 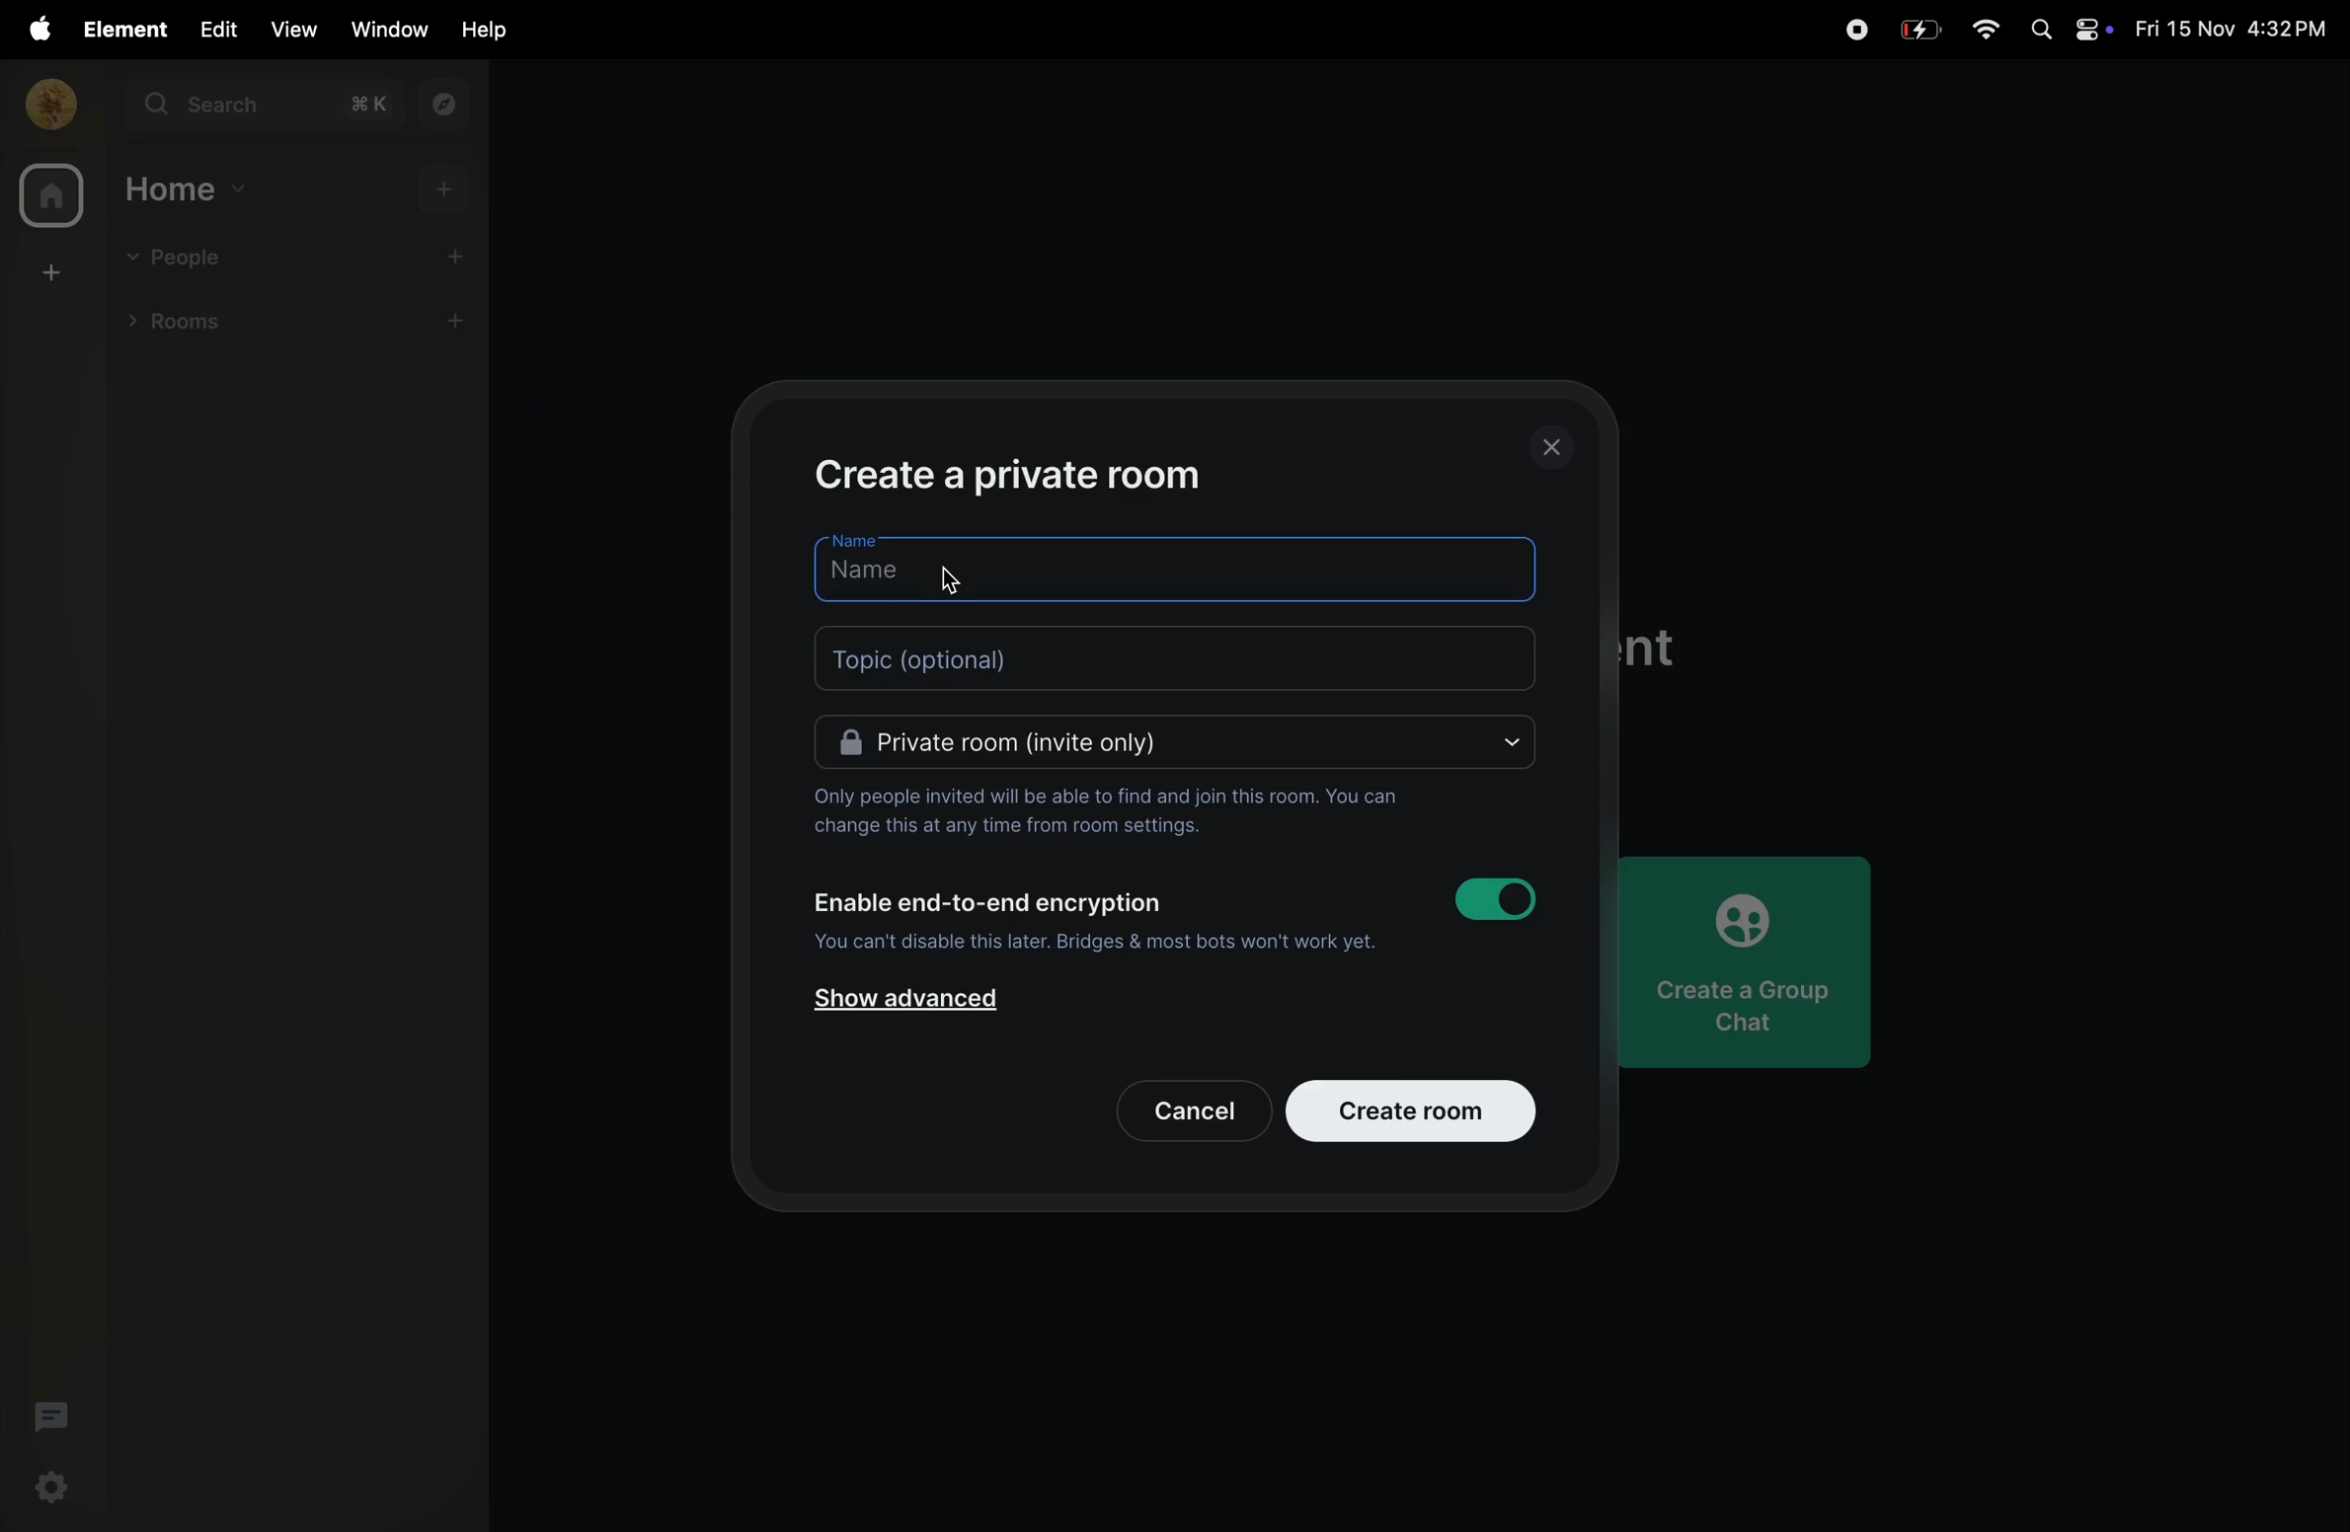 I want to click on ettings, so click(x=53, y=1490).